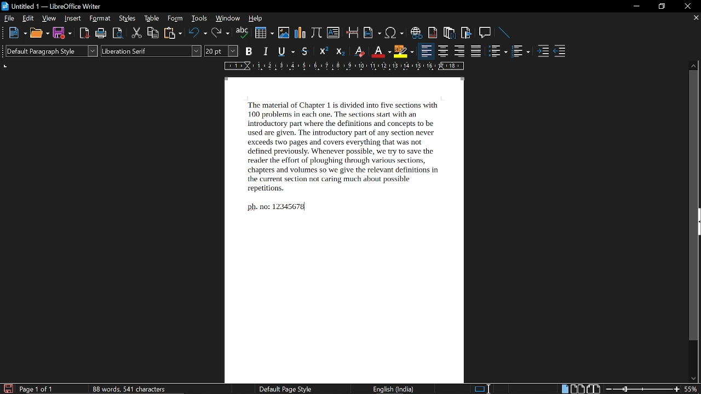 This screenshot has width=701, height=394. Describe the element at coordinates (28, 19) in the screenshot. I see `edit` at that location.